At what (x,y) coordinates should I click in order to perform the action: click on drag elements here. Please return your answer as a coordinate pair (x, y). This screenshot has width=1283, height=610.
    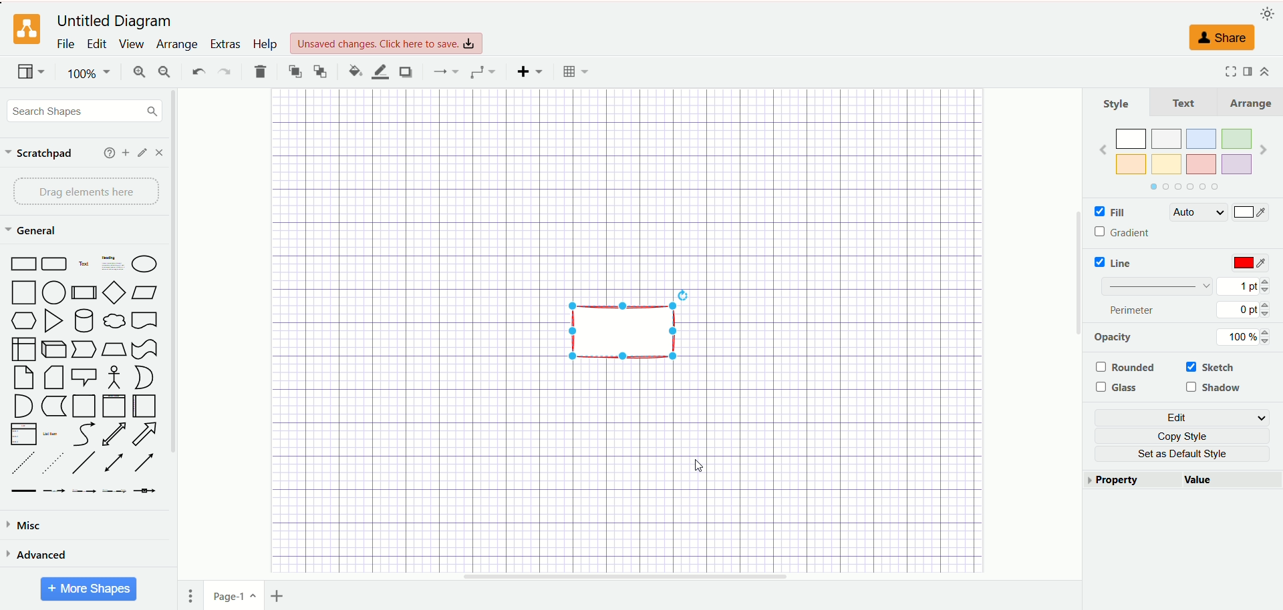
    Looking at the image, I should click on (86, 192).